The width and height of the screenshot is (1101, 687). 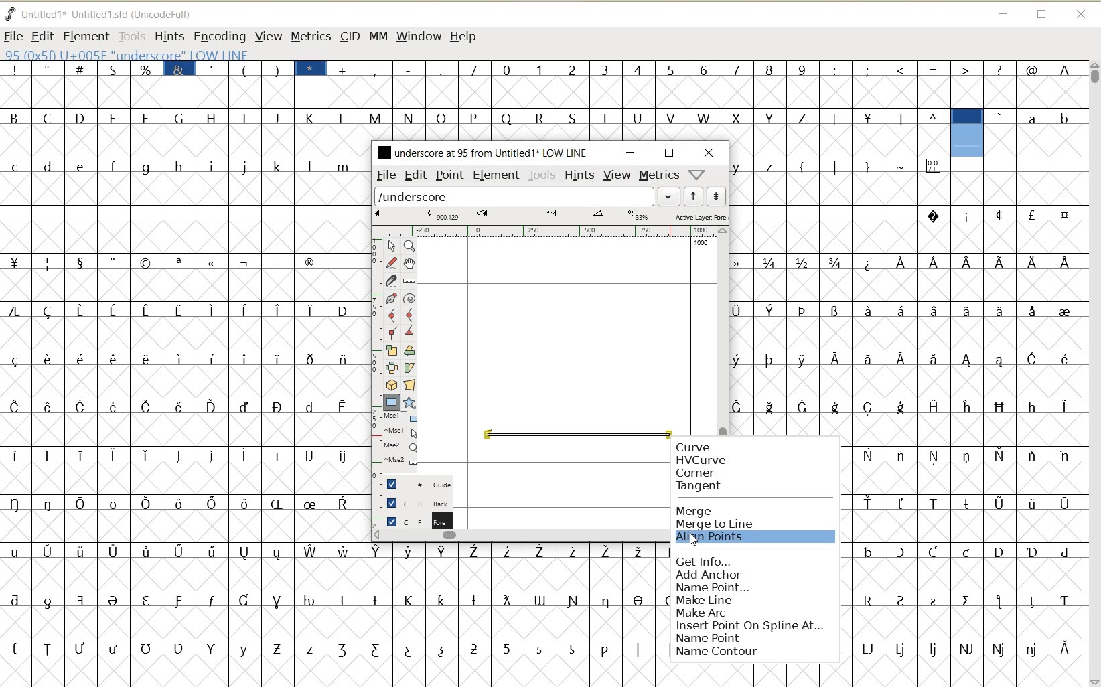 I want to click on CID, so click(x=350, y=37).